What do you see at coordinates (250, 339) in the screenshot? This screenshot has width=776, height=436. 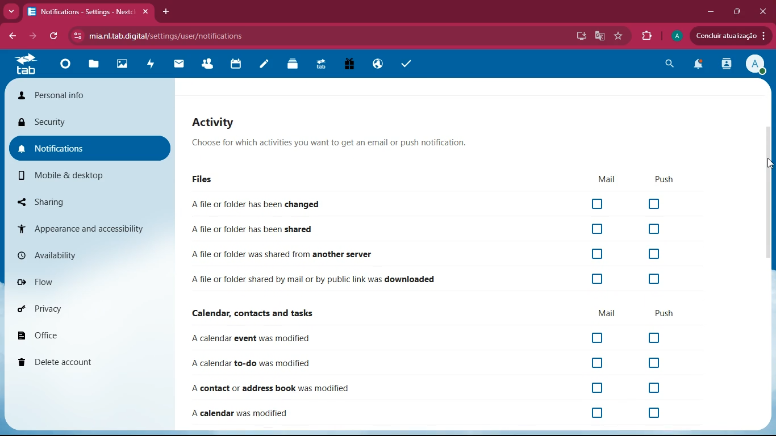 I see `A calendar event was modified` at bounding box center [250, 339].